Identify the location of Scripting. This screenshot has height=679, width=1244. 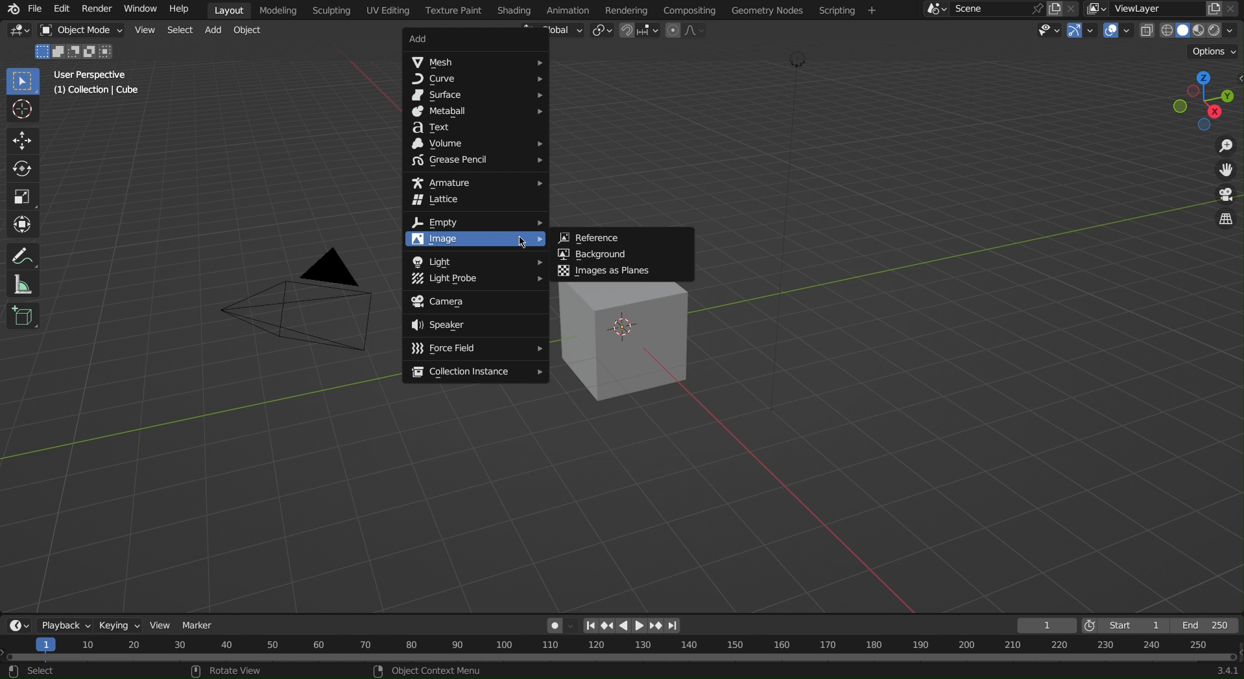
(846, 8).